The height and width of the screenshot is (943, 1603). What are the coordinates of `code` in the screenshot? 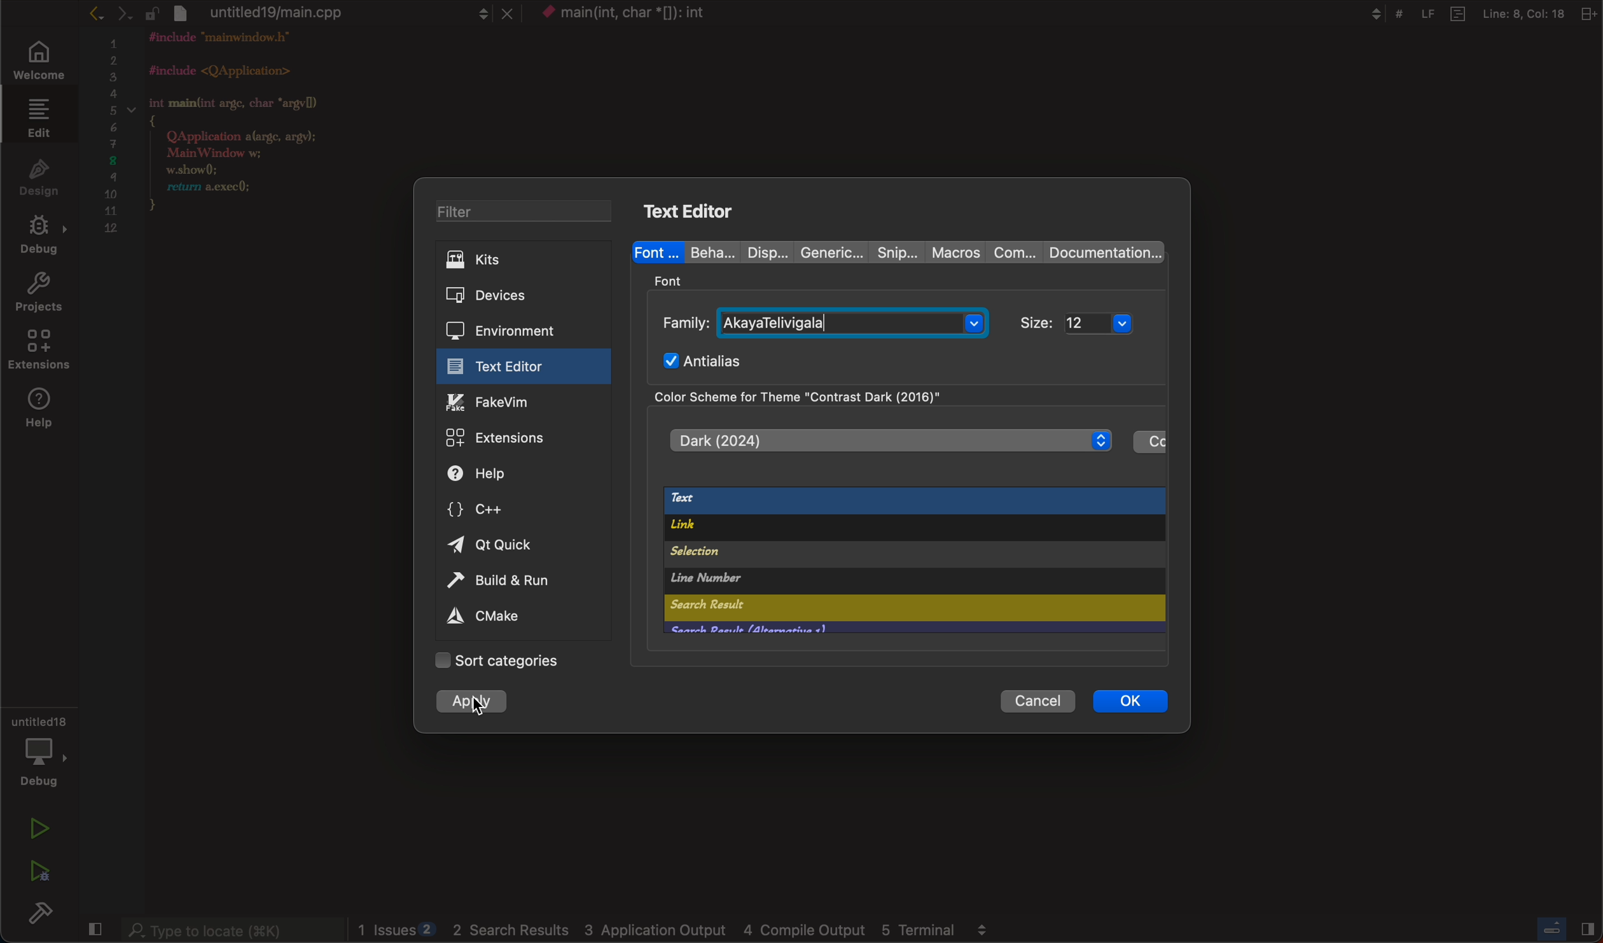 It's located at (254, 137).